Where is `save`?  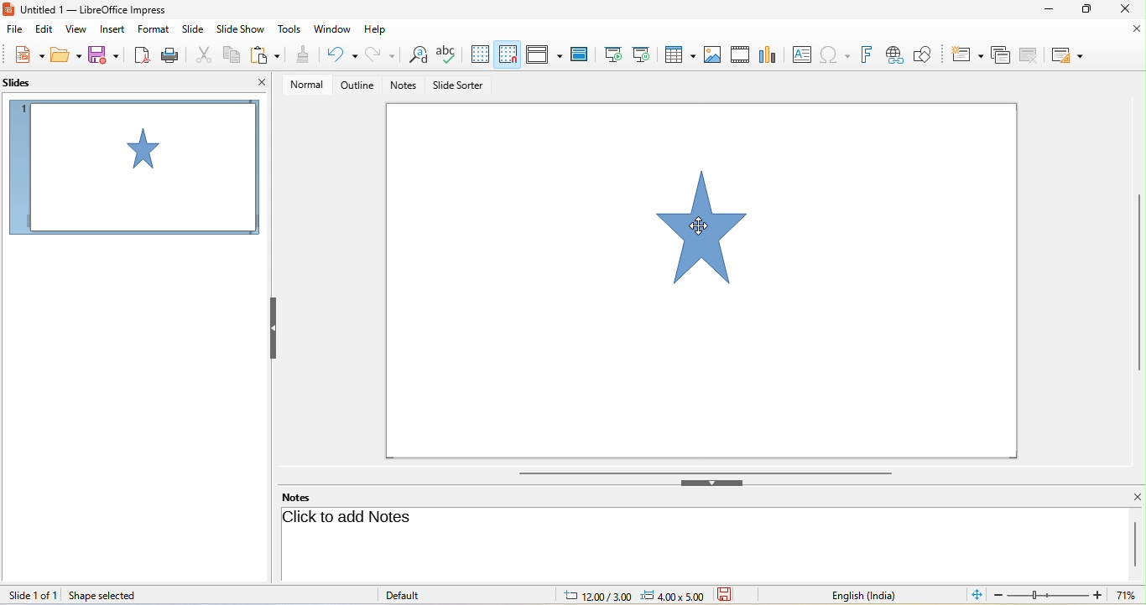 save is located at coordinates (103, 55).